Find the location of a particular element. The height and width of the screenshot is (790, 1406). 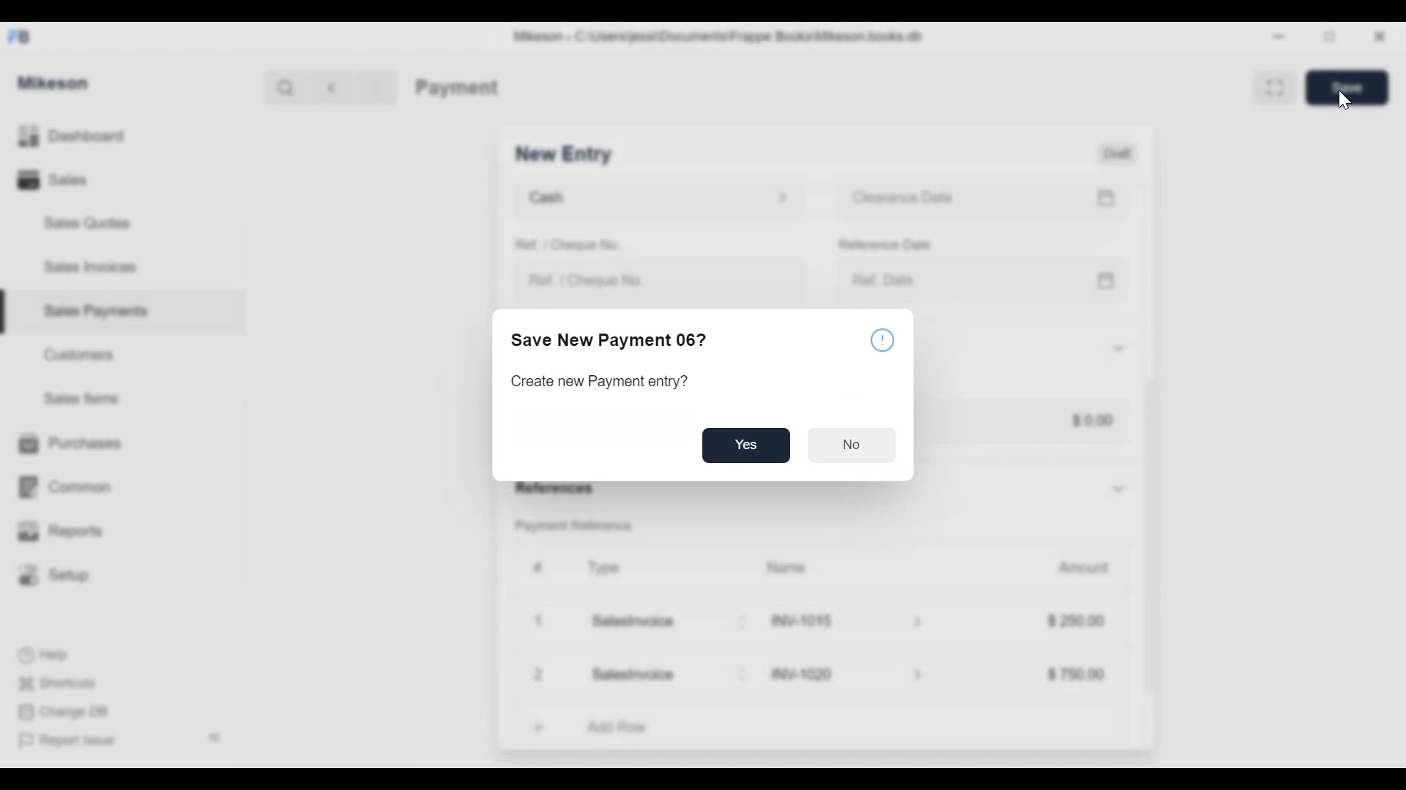

FB is located at coordinates (23, 34).